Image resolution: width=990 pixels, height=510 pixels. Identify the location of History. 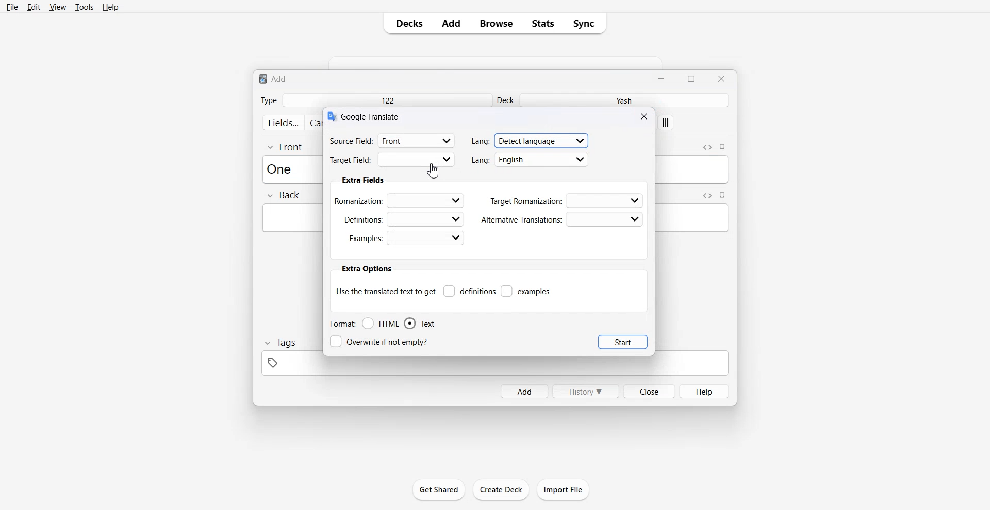
(586, 391).